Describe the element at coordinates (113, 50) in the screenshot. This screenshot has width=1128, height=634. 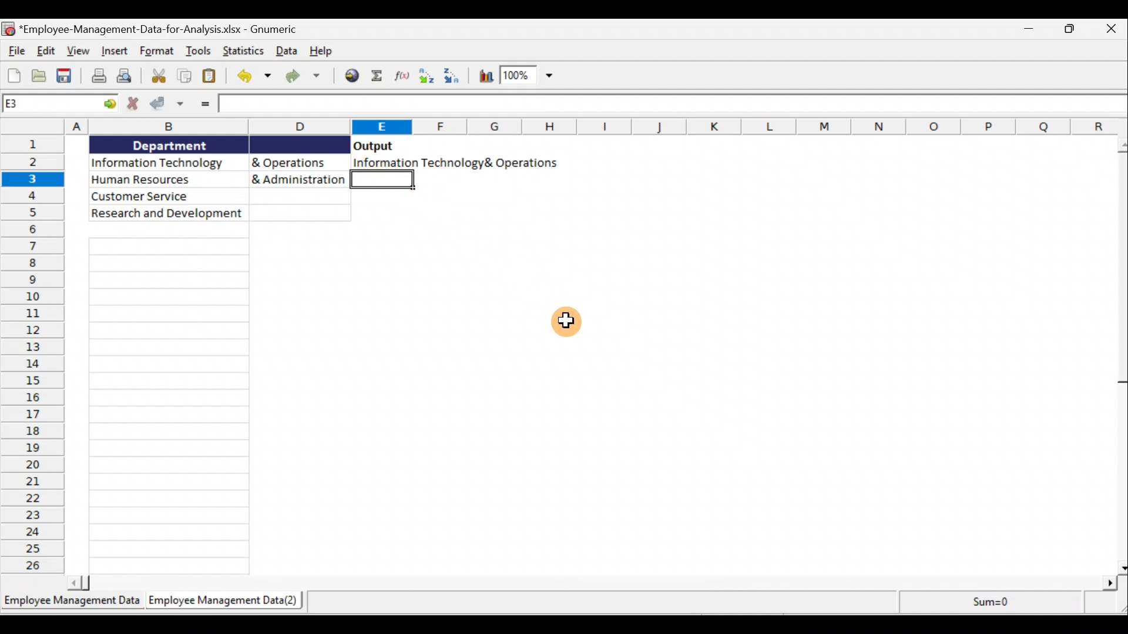
I see `Insert` at that location.